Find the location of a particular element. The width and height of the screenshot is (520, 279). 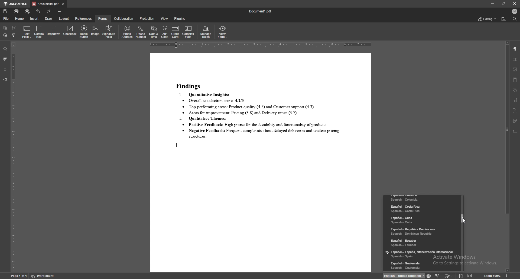

cursor is located at coordinates (464, 221).